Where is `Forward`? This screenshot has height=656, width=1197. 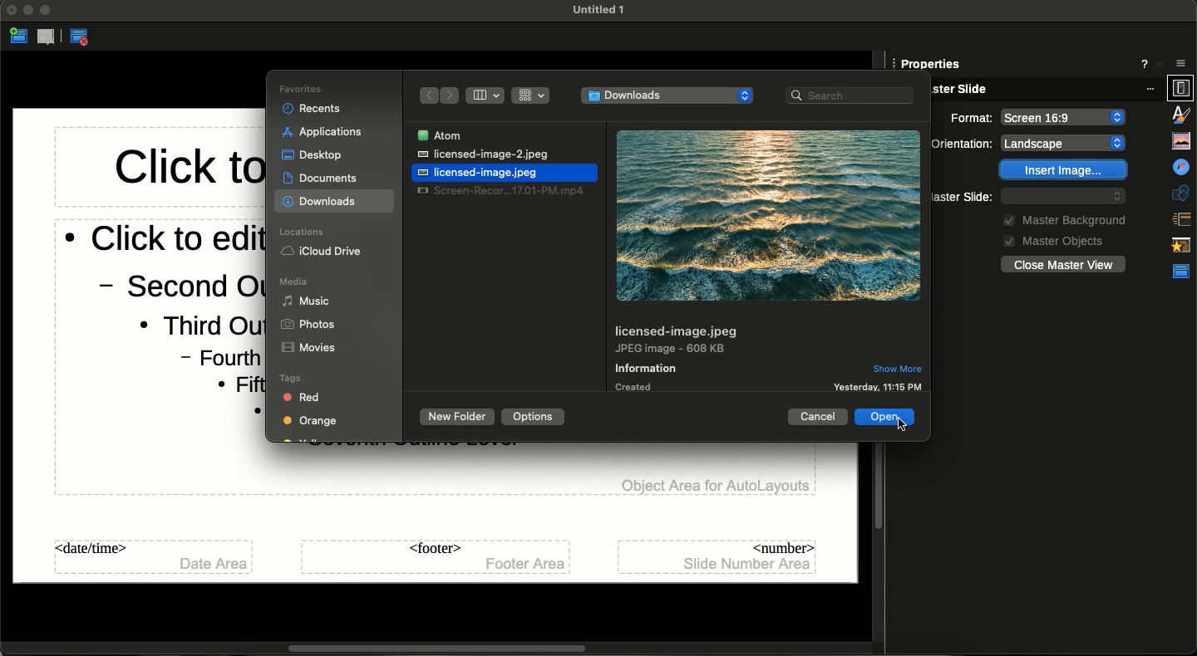
Forward is located at coordinates (449, 95).